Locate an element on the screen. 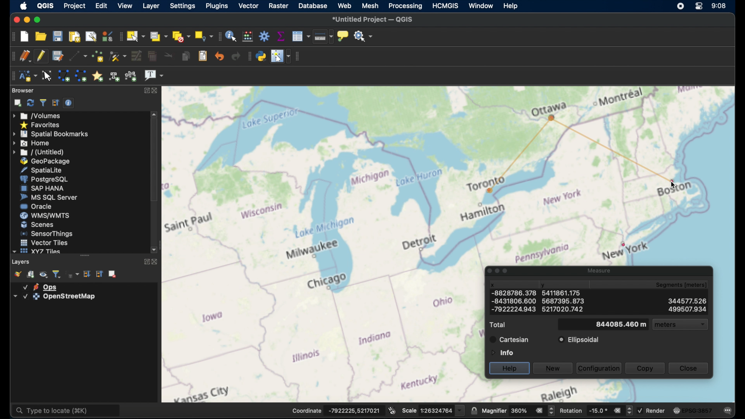  ms sql server is located at coordinates (49, 198).